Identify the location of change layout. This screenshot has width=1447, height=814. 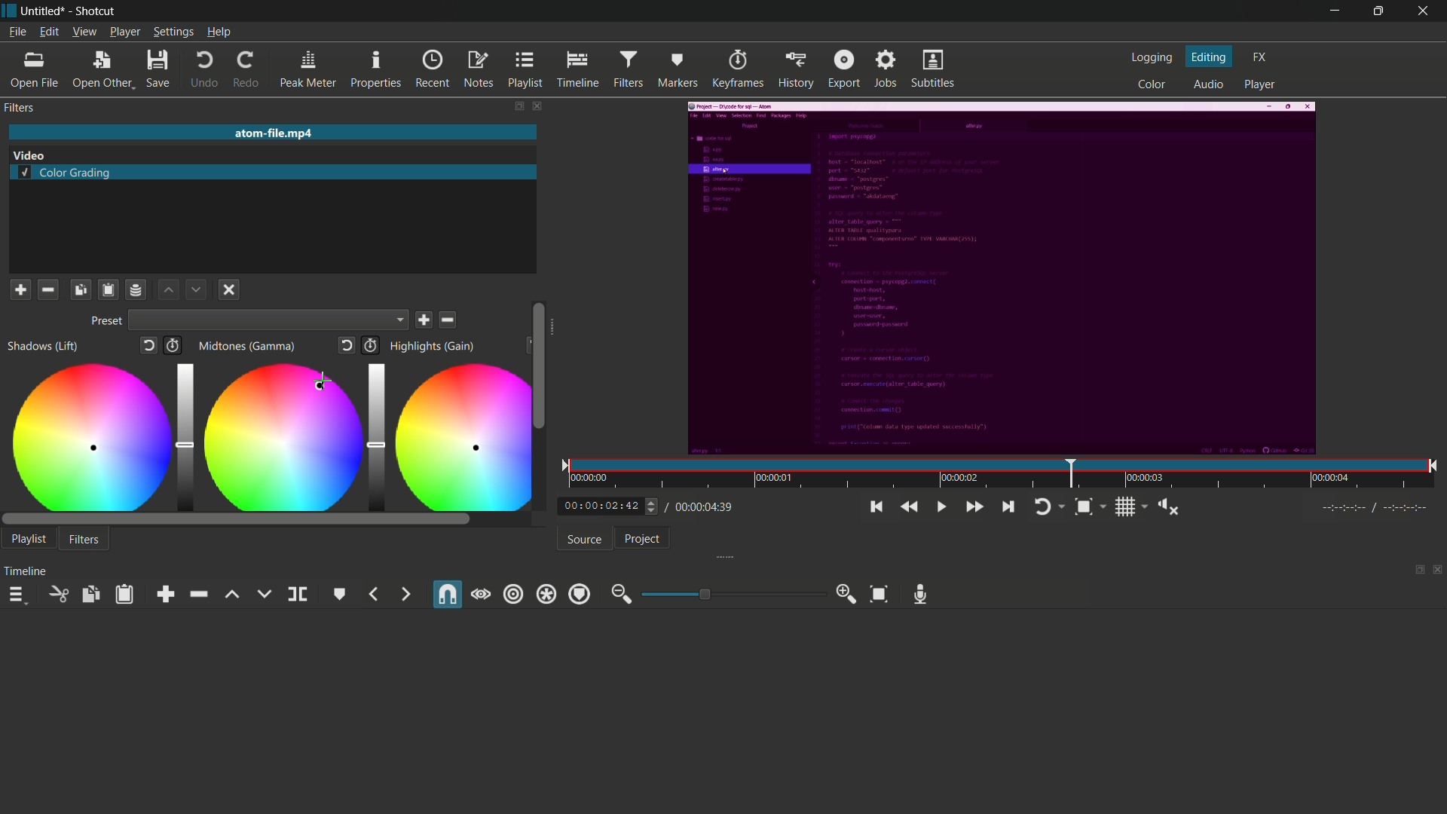
(1415, 571).